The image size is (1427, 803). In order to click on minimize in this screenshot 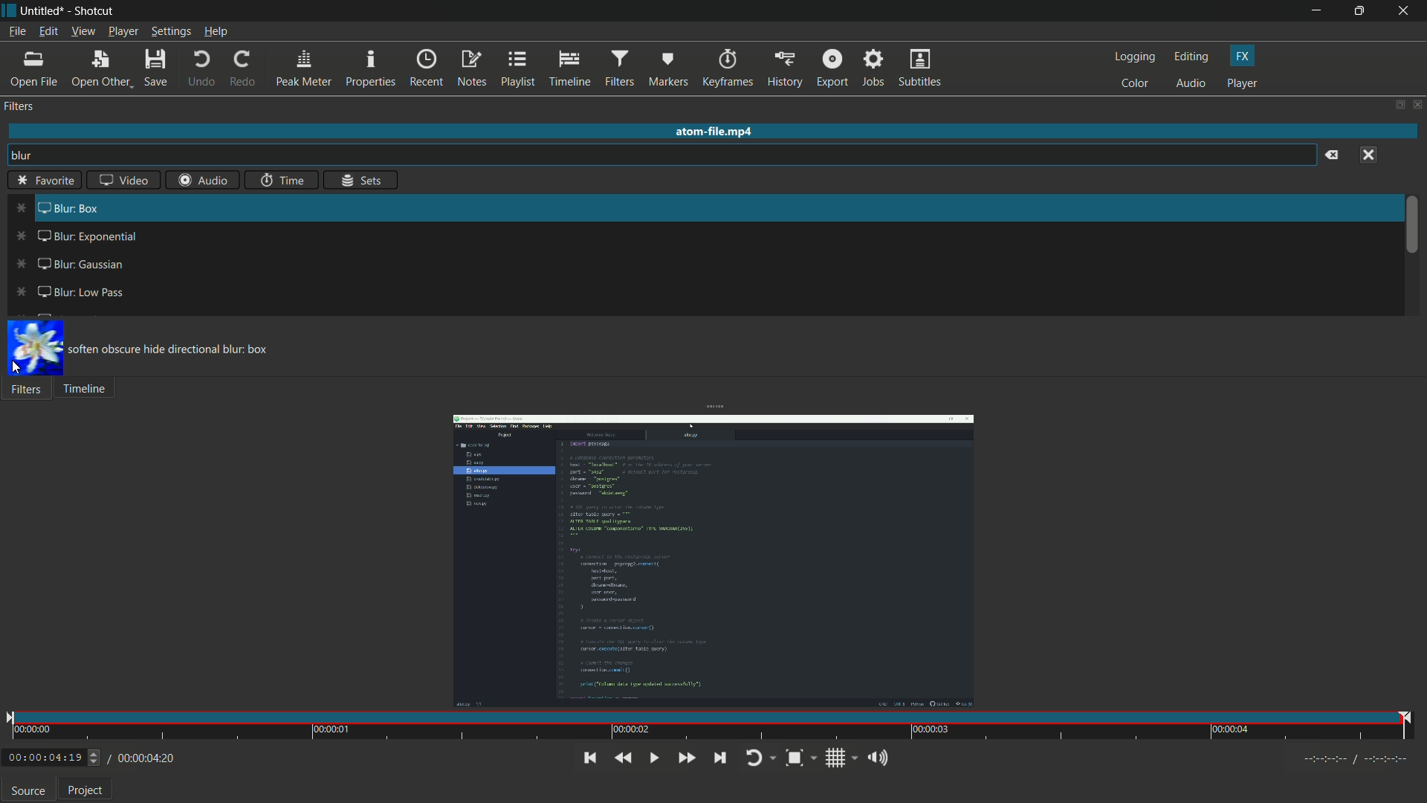, I will do `click(1321, 11)`.